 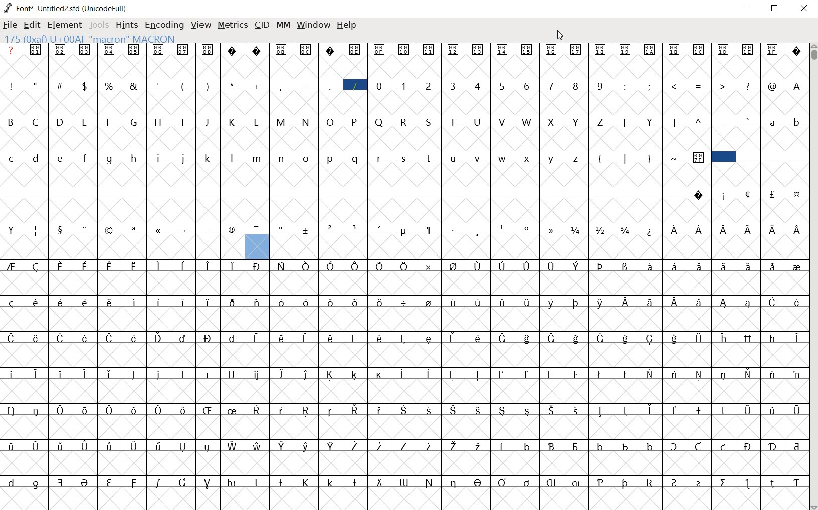 What do you see at coordinates (676, 410) in the screenshot?
I see `Symbol` at bounding box center [676, 410].